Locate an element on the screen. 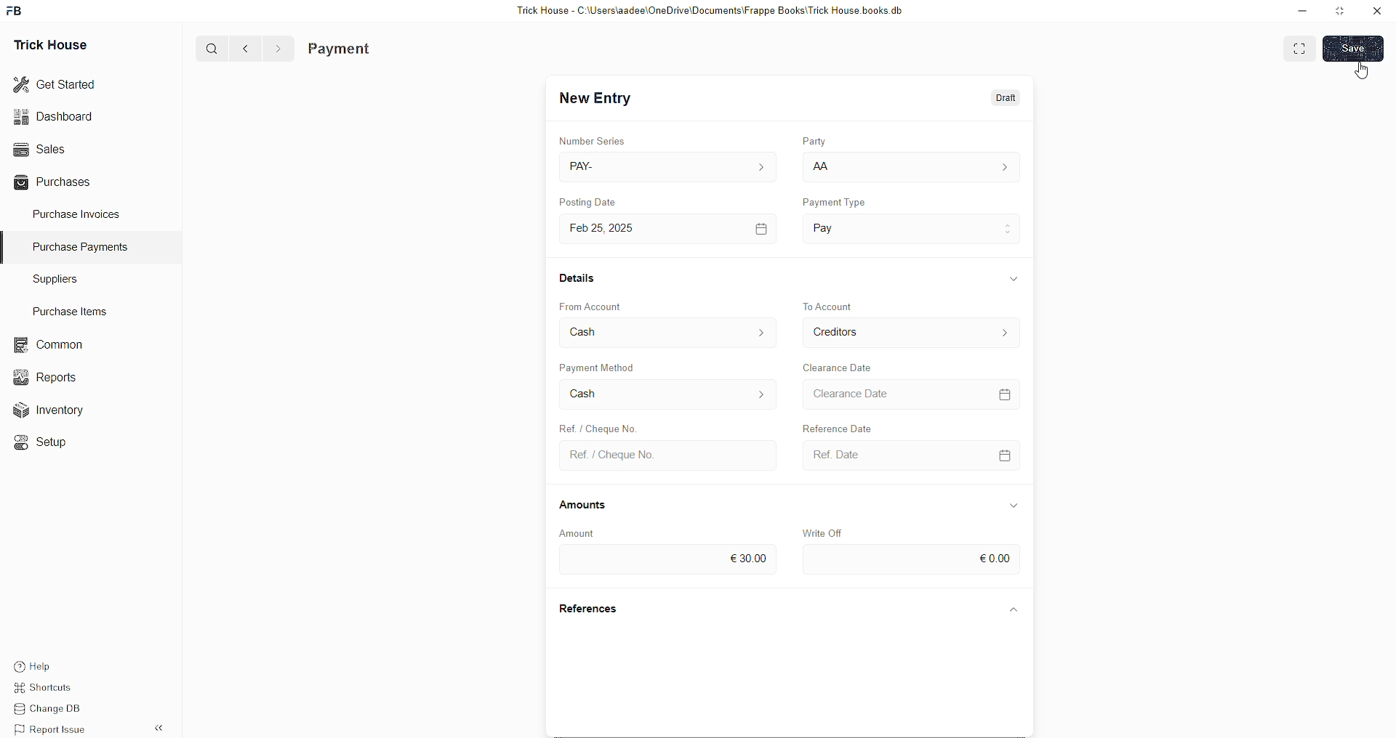 The width and height of the screenshot is (1396, 738). to account is located at coordinates (843, 306).